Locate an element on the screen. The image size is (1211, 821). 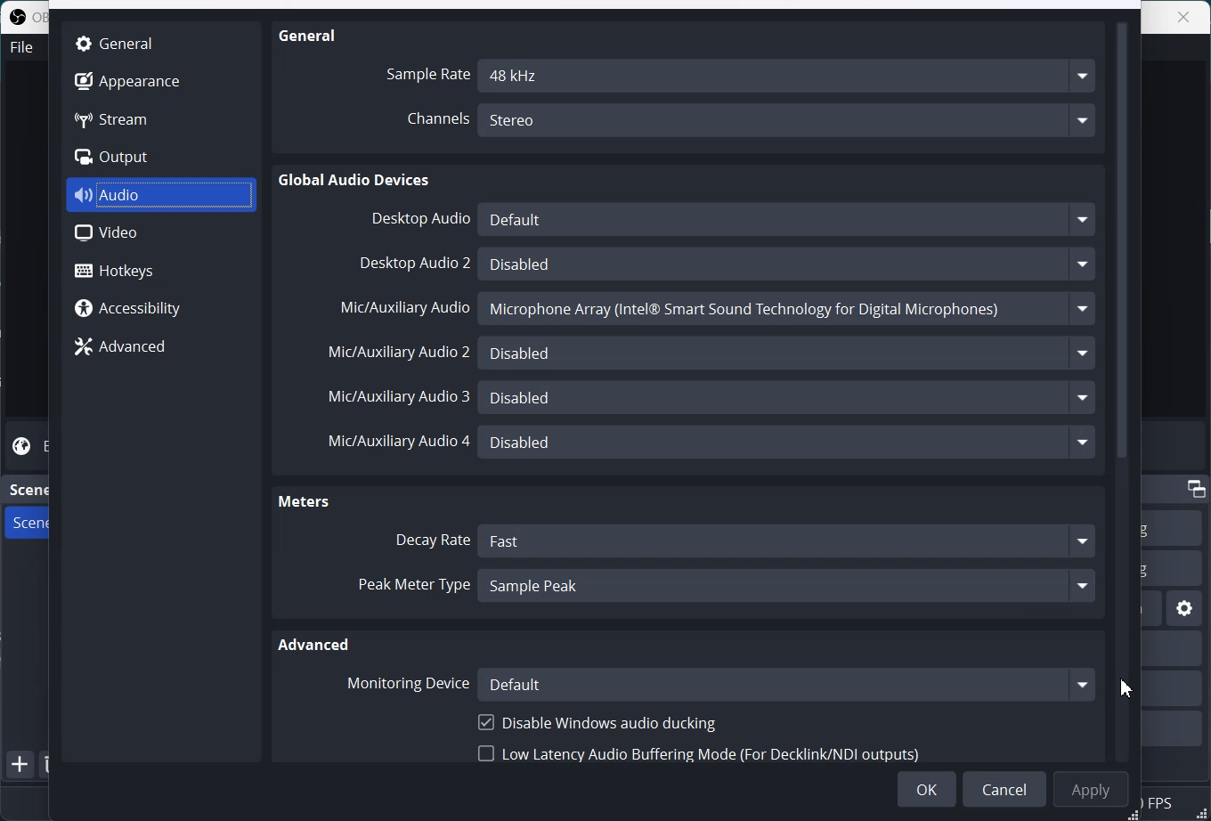
Disabled is located at coordinates (787, 397).